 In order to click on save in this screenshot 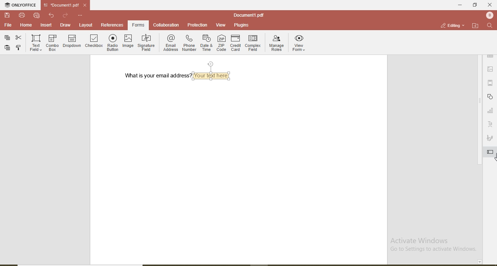, I will do `click(8, 16)`.